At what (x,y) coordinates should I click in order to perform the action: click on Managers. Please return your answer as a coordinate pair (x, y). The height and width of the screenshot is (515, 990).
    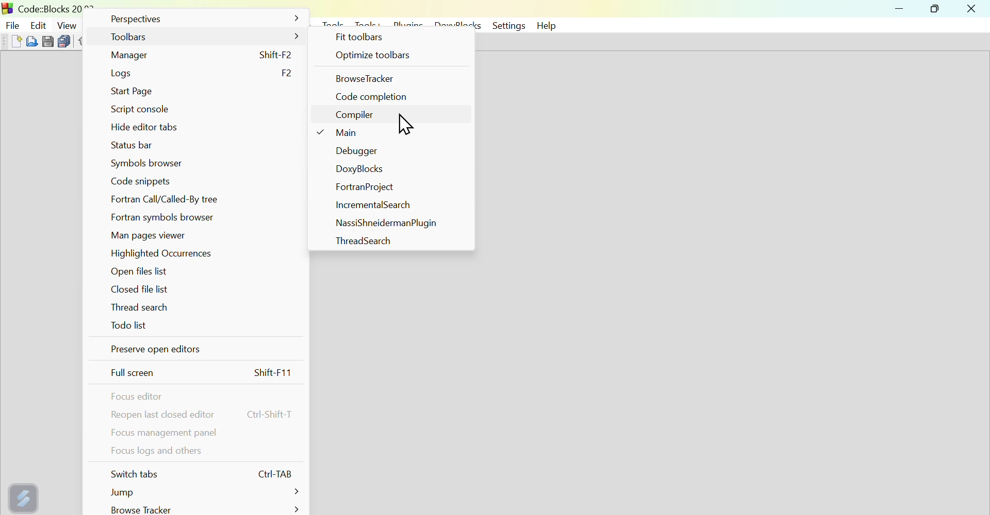
    Looking at the image, I should click on (206, 55).